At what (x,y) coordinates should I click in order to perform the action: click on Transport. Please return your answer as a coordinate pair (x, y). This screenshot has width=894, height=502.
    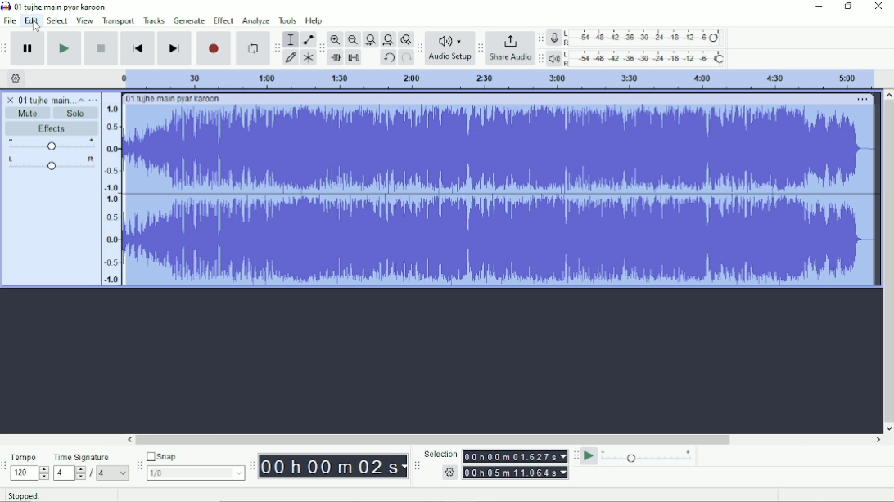
    Looking at the image, I should click on (119, 21).